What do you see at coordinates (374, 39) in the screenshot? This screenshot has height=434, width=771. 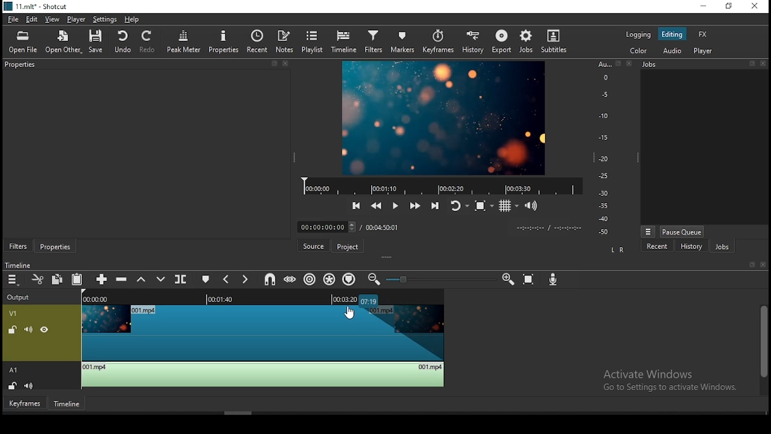 I see `filters` at bounding box center [374, 39].